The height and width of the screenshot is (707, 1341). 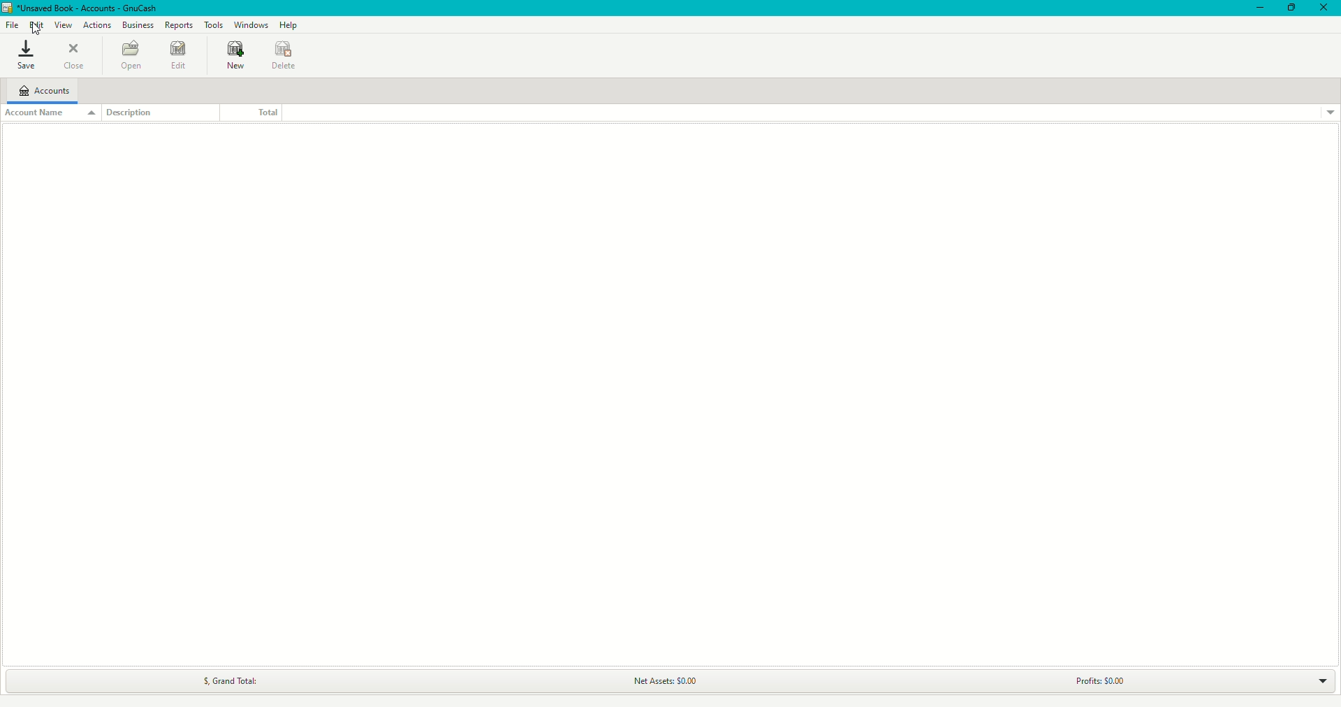 I want to click on Drop Down, so click(x=1313, y=680).